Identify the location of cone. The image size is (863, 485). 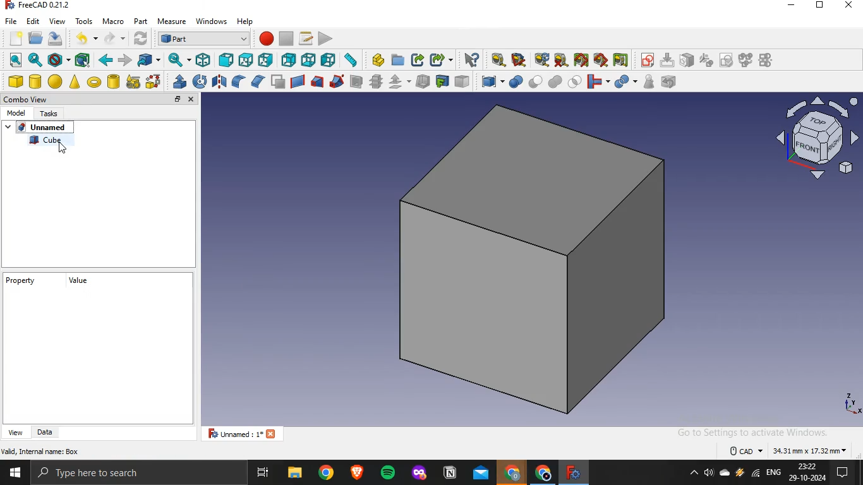
(75, 81).